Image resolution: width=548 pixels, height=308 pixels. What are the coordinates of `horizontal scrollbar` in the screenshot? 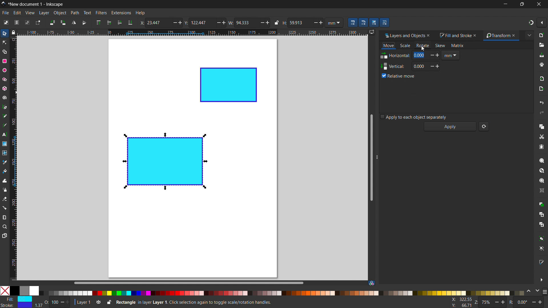 It's located at (188, 283).